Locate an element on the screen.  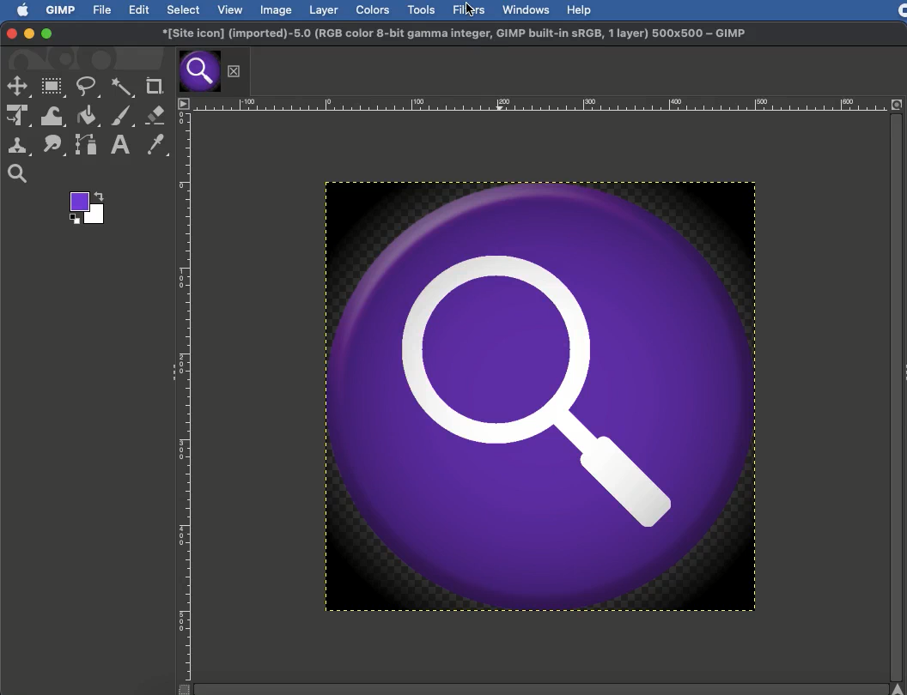
Tools is located at coordinates (422, 10).